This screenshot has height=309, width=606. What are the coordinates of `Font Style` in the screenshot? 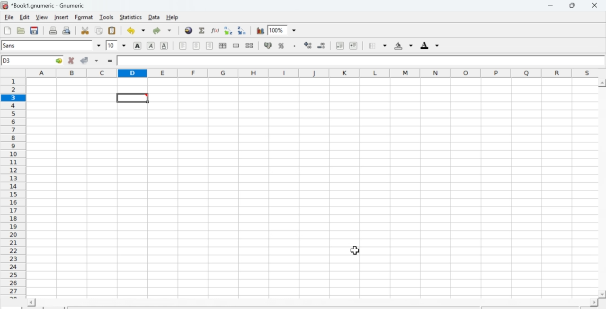 It's located at (47, 46).